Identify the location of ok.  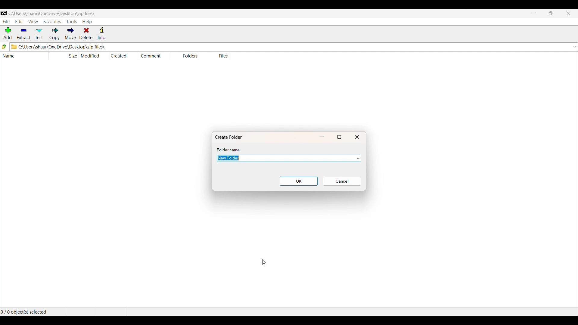
(299, 181).